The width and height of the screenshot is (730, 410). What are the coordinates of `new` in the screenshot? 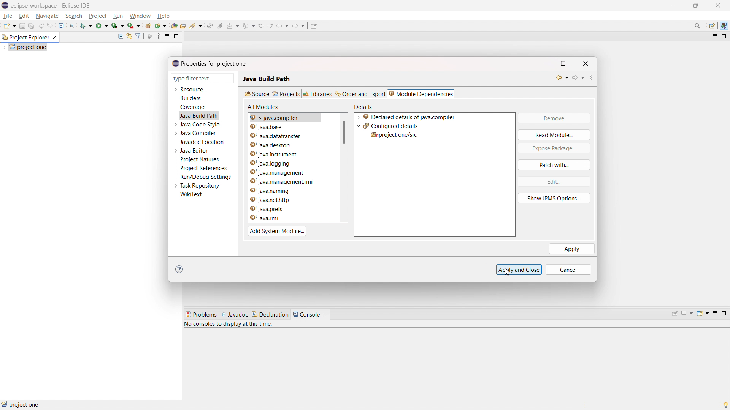 It's located at (9, 25).